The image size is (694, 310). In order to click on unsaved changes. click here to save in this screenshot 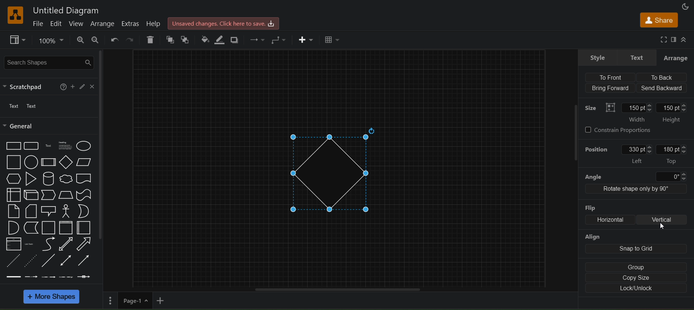, I will do `click(222, 23)`.